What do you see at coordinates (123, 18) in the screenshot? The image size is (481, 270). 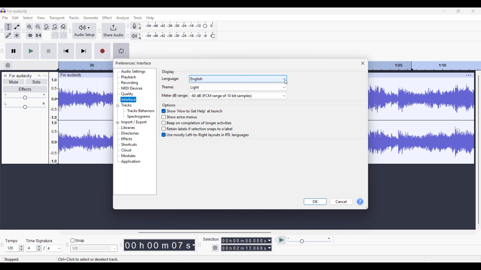 I see `Analyze menu` at bounding box center [123, 18].